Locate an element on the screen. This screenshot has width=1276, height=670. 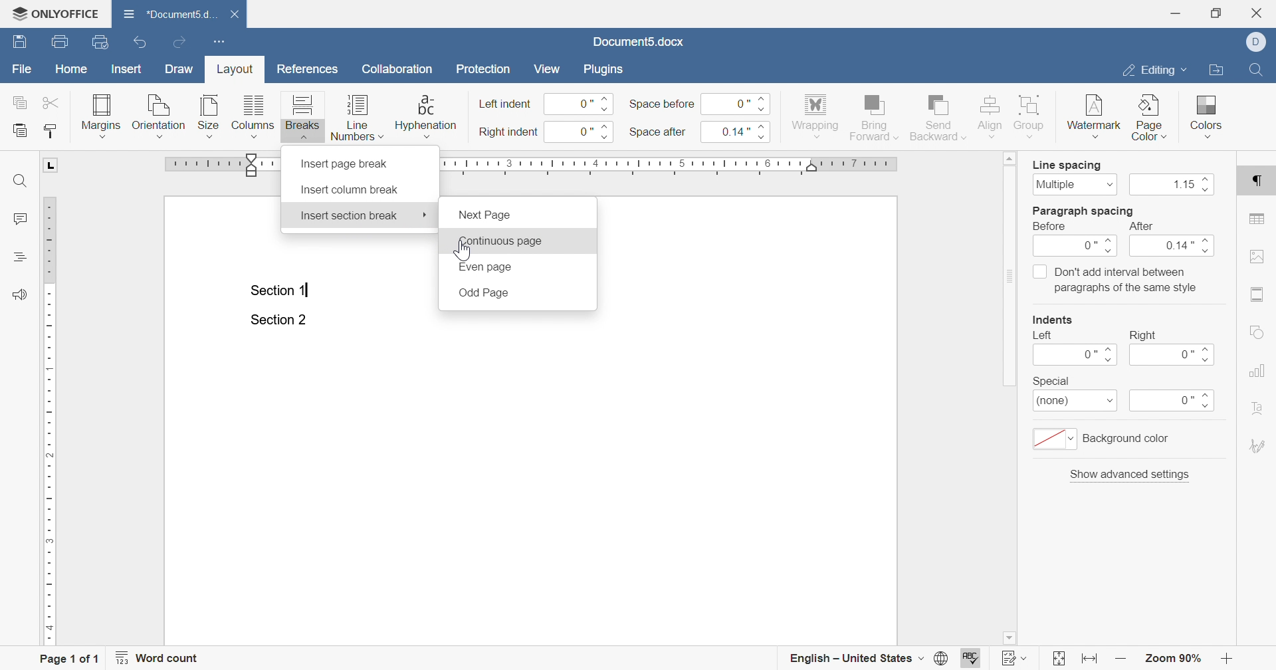
cursor is located at coordinates (465, 251).